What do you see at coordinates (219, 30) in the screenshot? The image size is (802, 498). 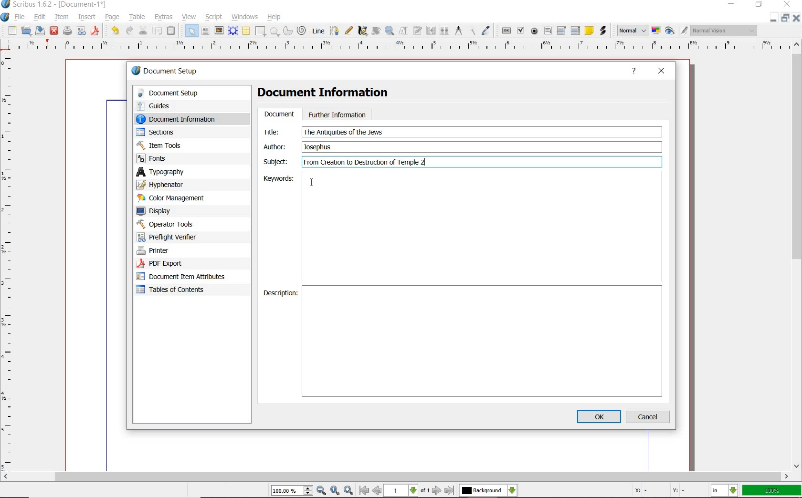 I see `image frame` at bounding box center [219, 30].